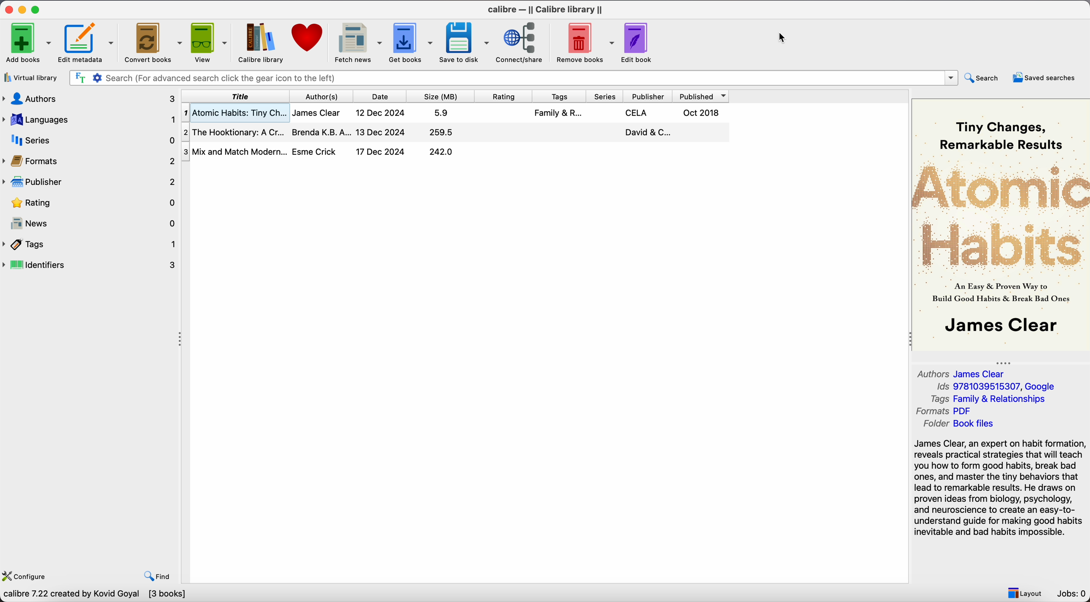 Image resolution: width=1090 pixels, height=602 pixels. What do you see at coordinates (607, 96) in the screenshot?
I see `series` at bounding box center [607, 96].